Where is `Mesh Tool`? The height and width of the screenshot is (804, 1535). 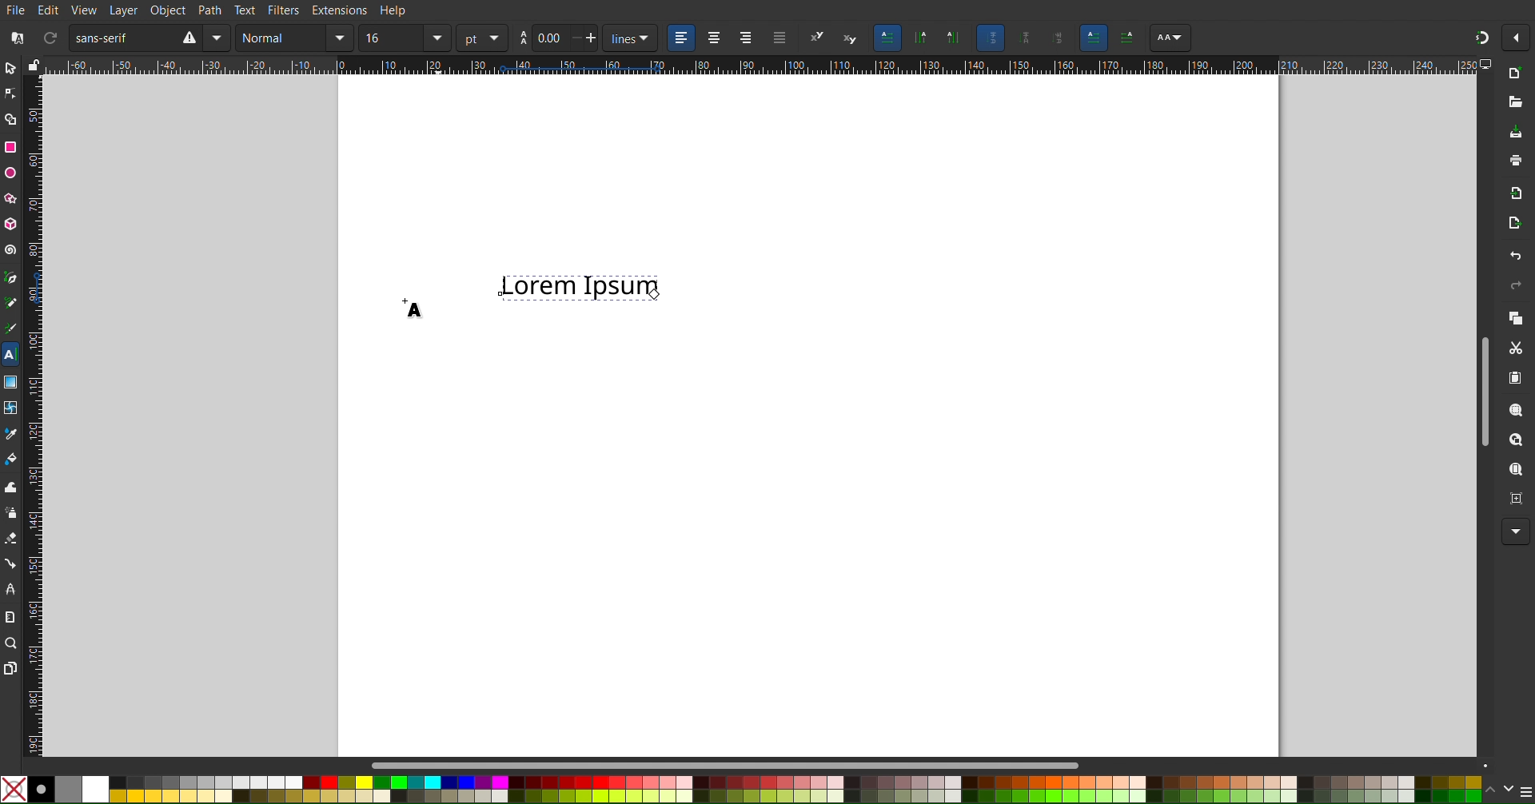 Mesh Tool is located at coordinates (10, 407).